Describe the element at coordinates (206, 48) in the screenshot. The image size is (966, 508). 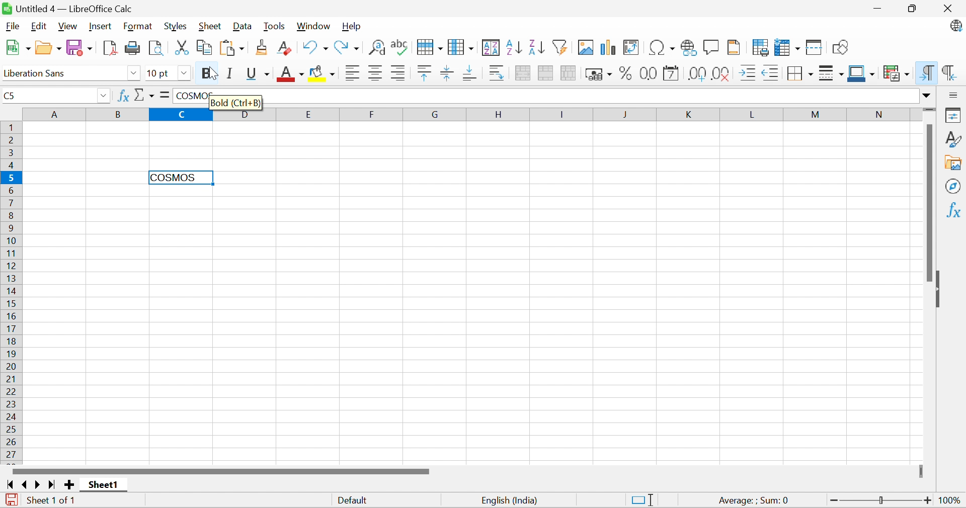
I see `Copy` at that location.